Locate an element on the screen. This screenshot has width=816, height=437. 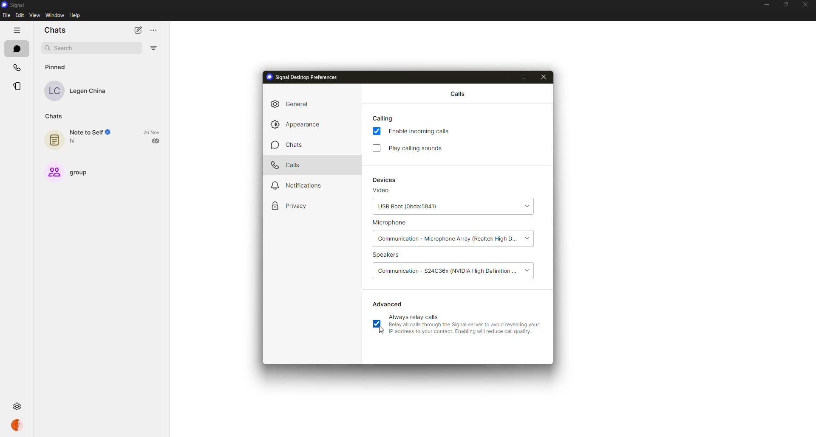
play calling sounds is located at coordinates (419, 148).